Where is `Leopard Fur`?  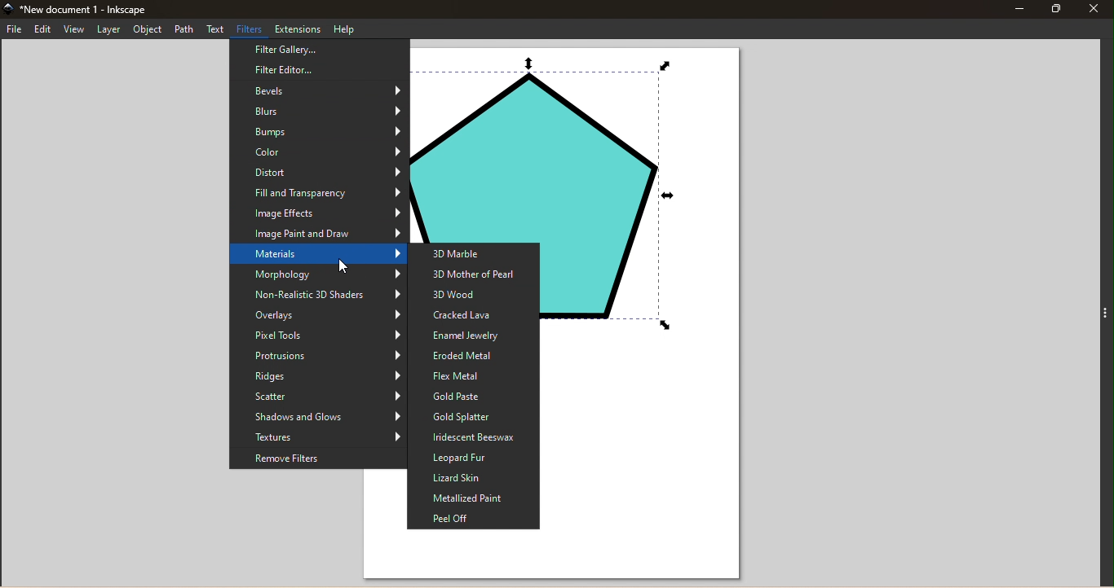
Leopard Fur is located at coordinates (473, 459).